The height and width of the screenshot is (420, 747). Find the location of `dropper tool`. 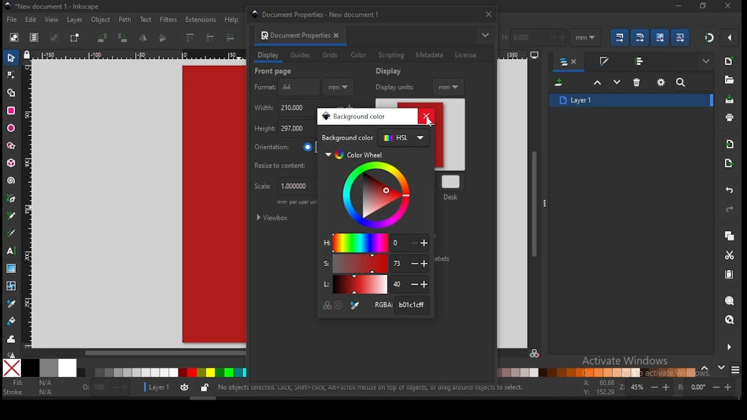

dropper tool is located at coordinates (12, 303).